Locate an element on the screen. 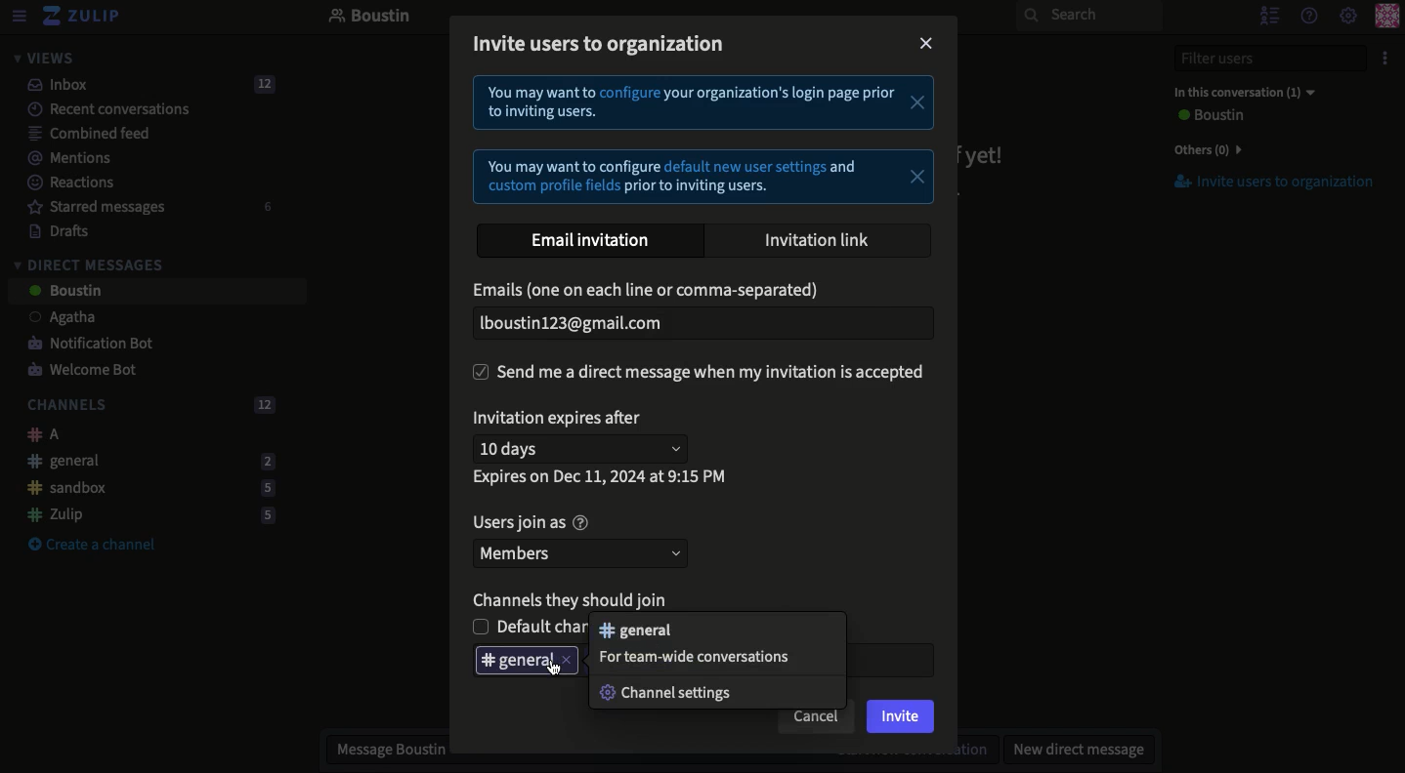 The height and width of the screenshot is (773, 1405). Deleting general is located at coordinates (515, 661).